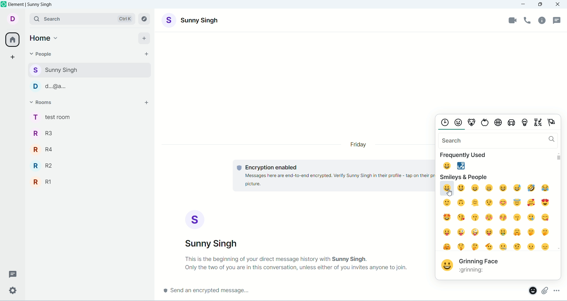 The image size is (567, 301). Describe the element at coordinates (13, 58) in the screenshot. I see `create a space` at that location.